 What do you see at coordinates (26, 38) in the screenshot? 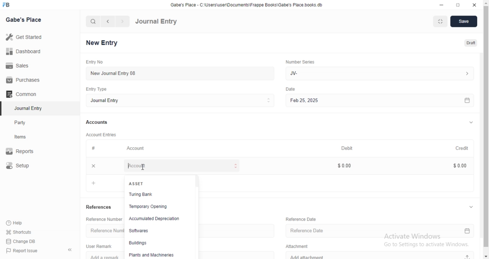
I see `Get Started` at bounding box center [26, 38].